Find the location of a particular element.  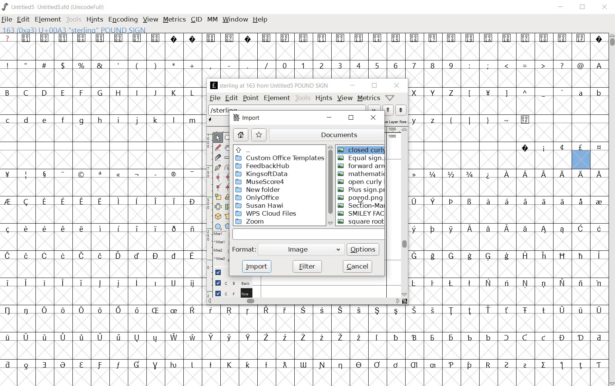

3 is located at coordinates (340, 65).